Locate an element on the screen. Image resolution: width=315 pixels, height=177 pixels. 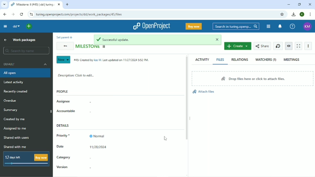
Restore down is located at coordinates (300, 4).